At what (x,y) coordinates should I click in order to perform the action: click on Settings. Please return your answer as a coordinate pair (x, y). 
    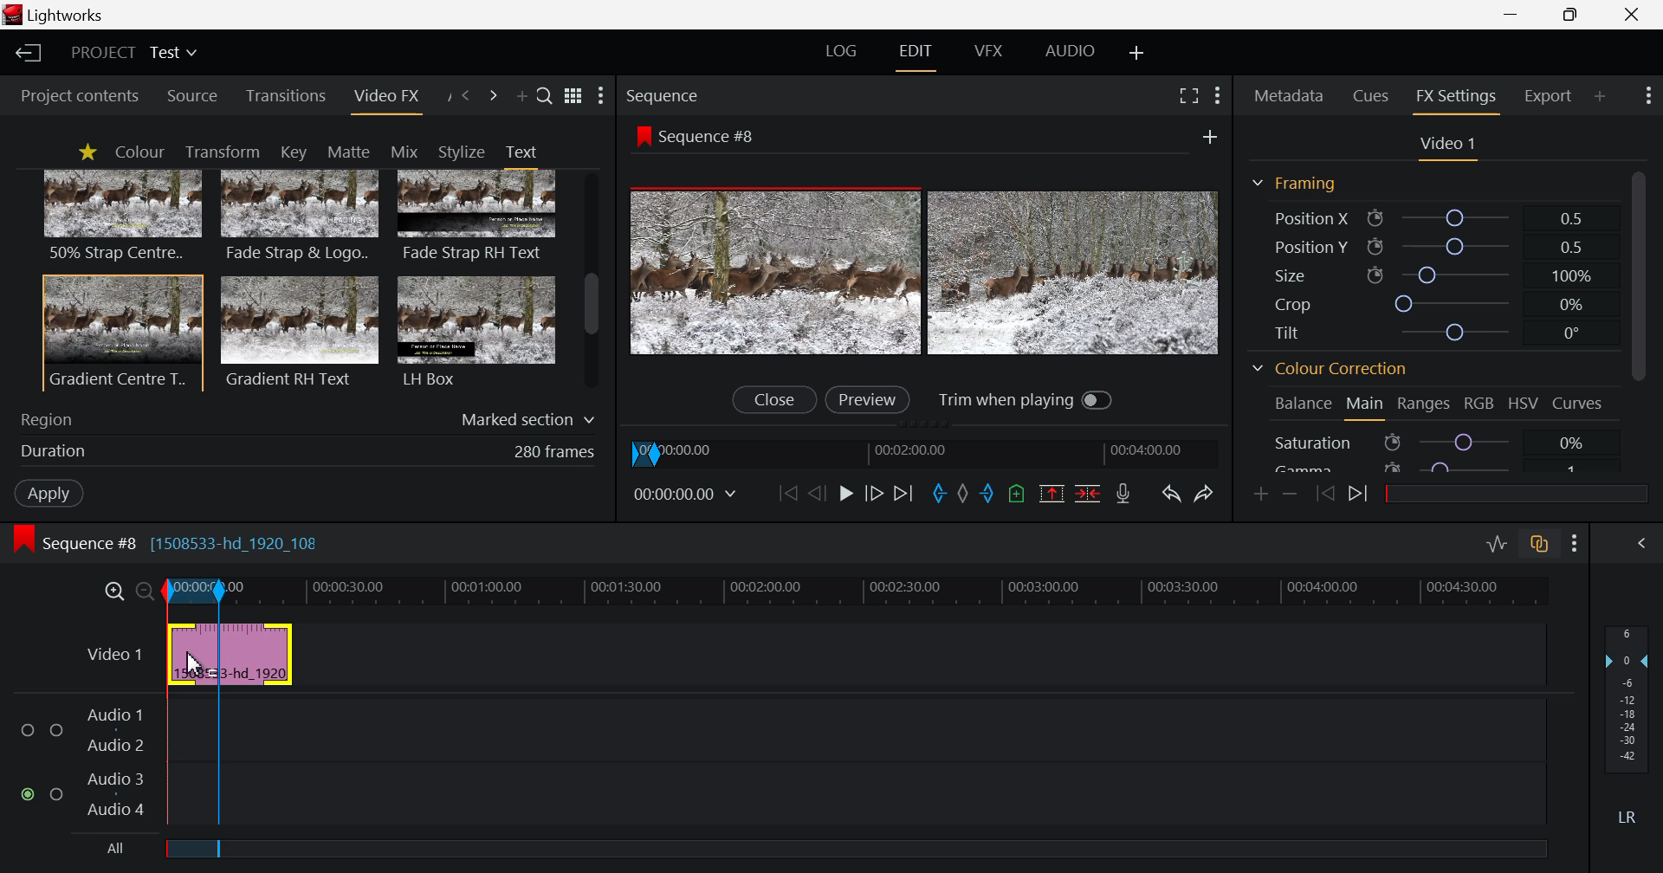
    Looking at the image, I should click on (1216, 94).